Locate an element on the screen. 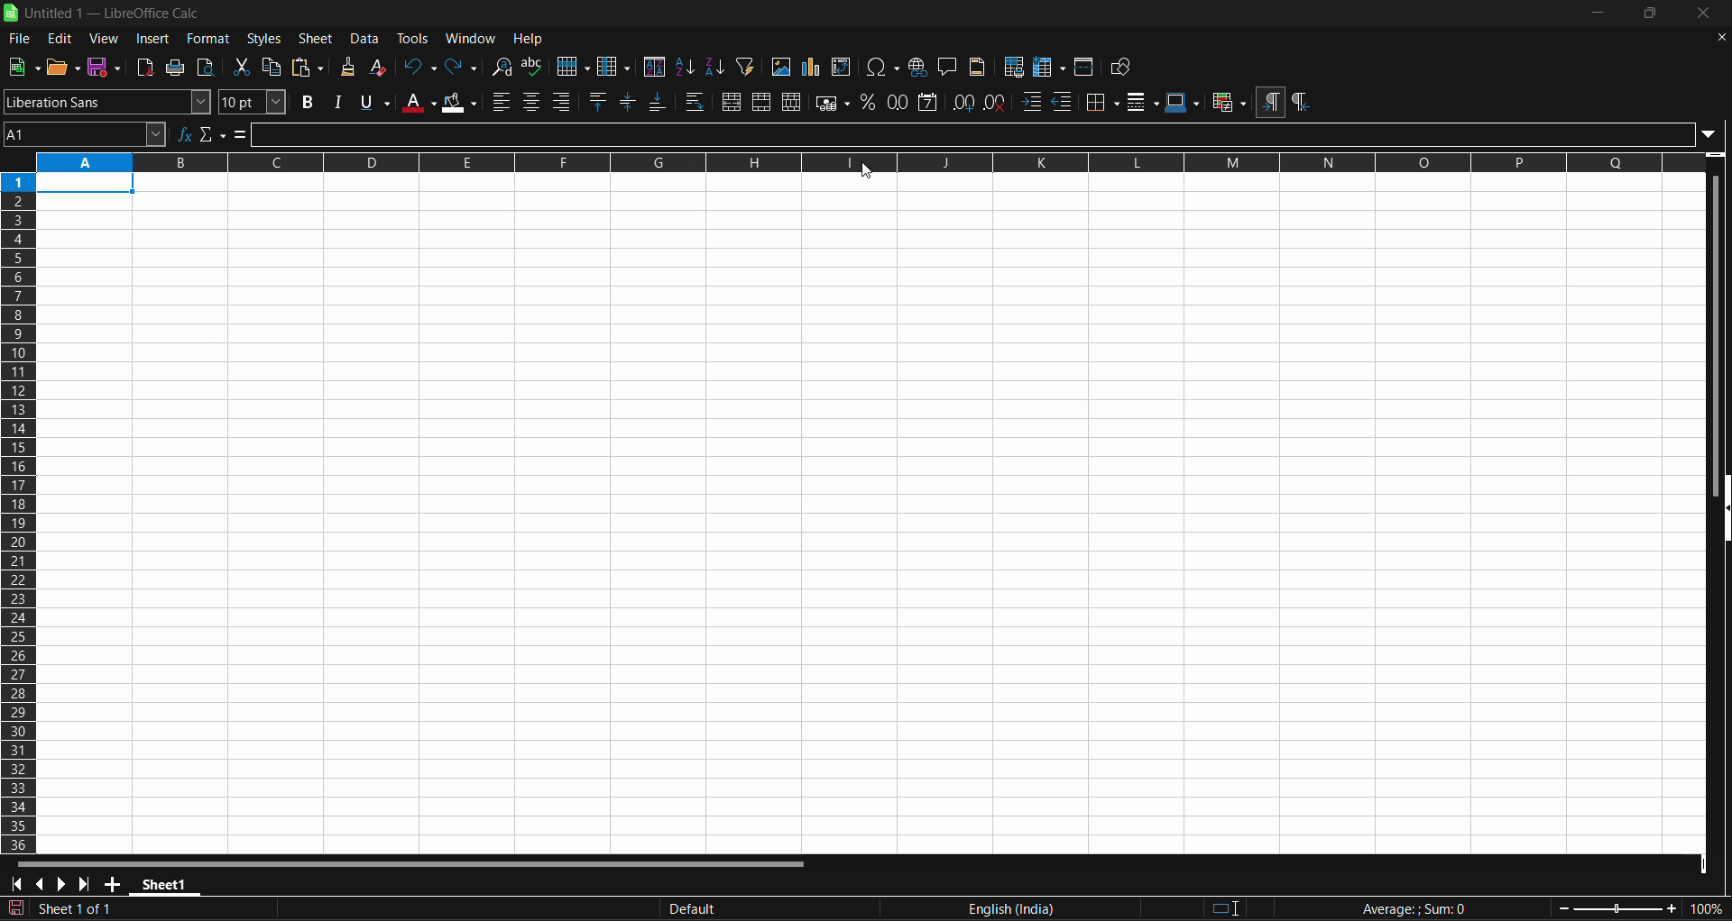 This screenshot has height=921, width=1732. add new sheet is located at coordinates (119, 884).